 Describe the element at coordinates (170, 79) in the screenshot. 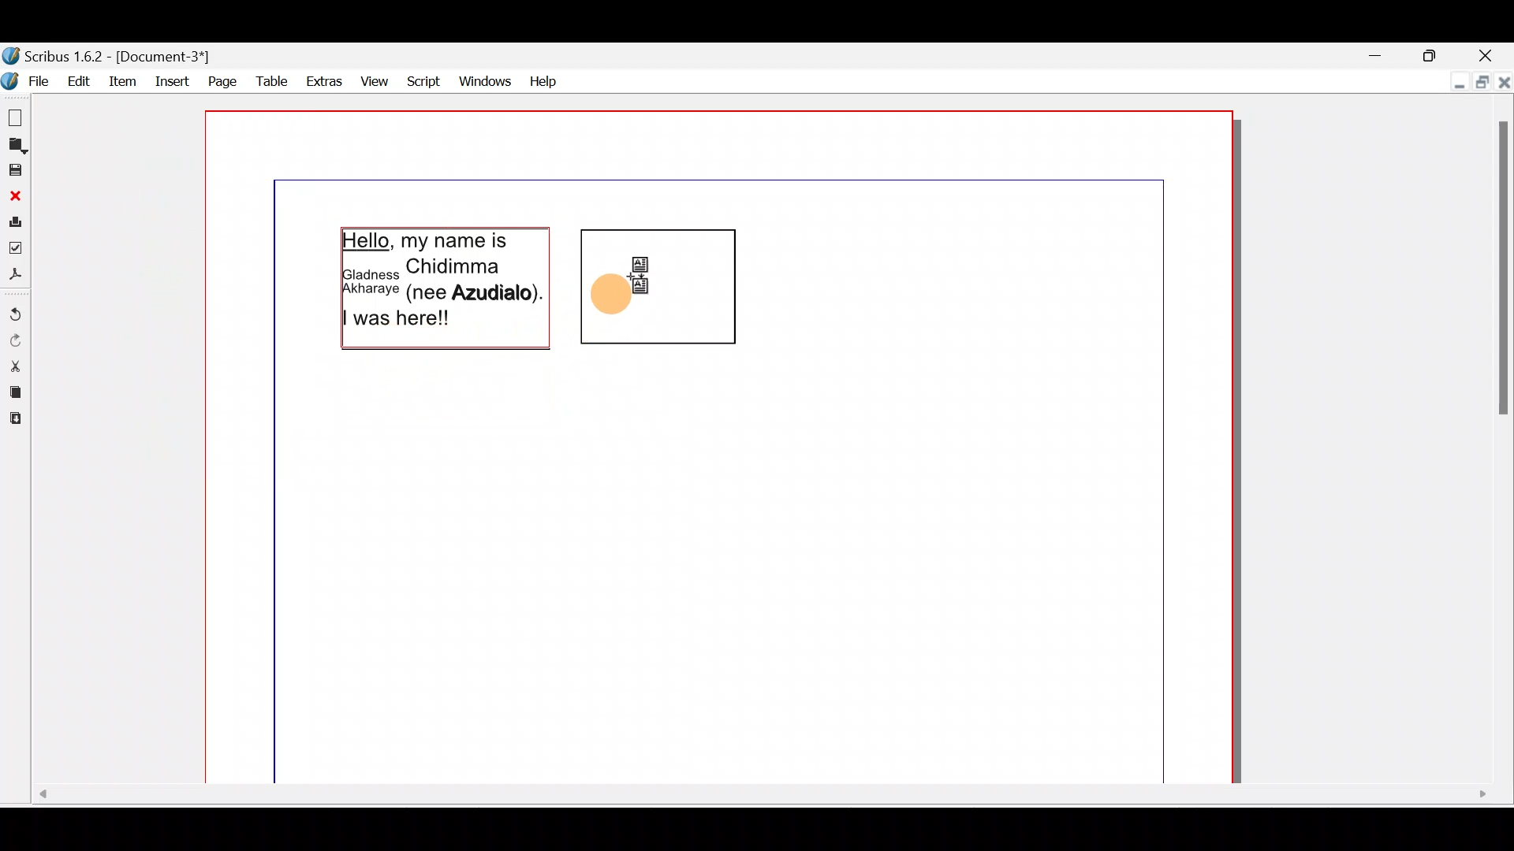

I see `Insert` at that location.